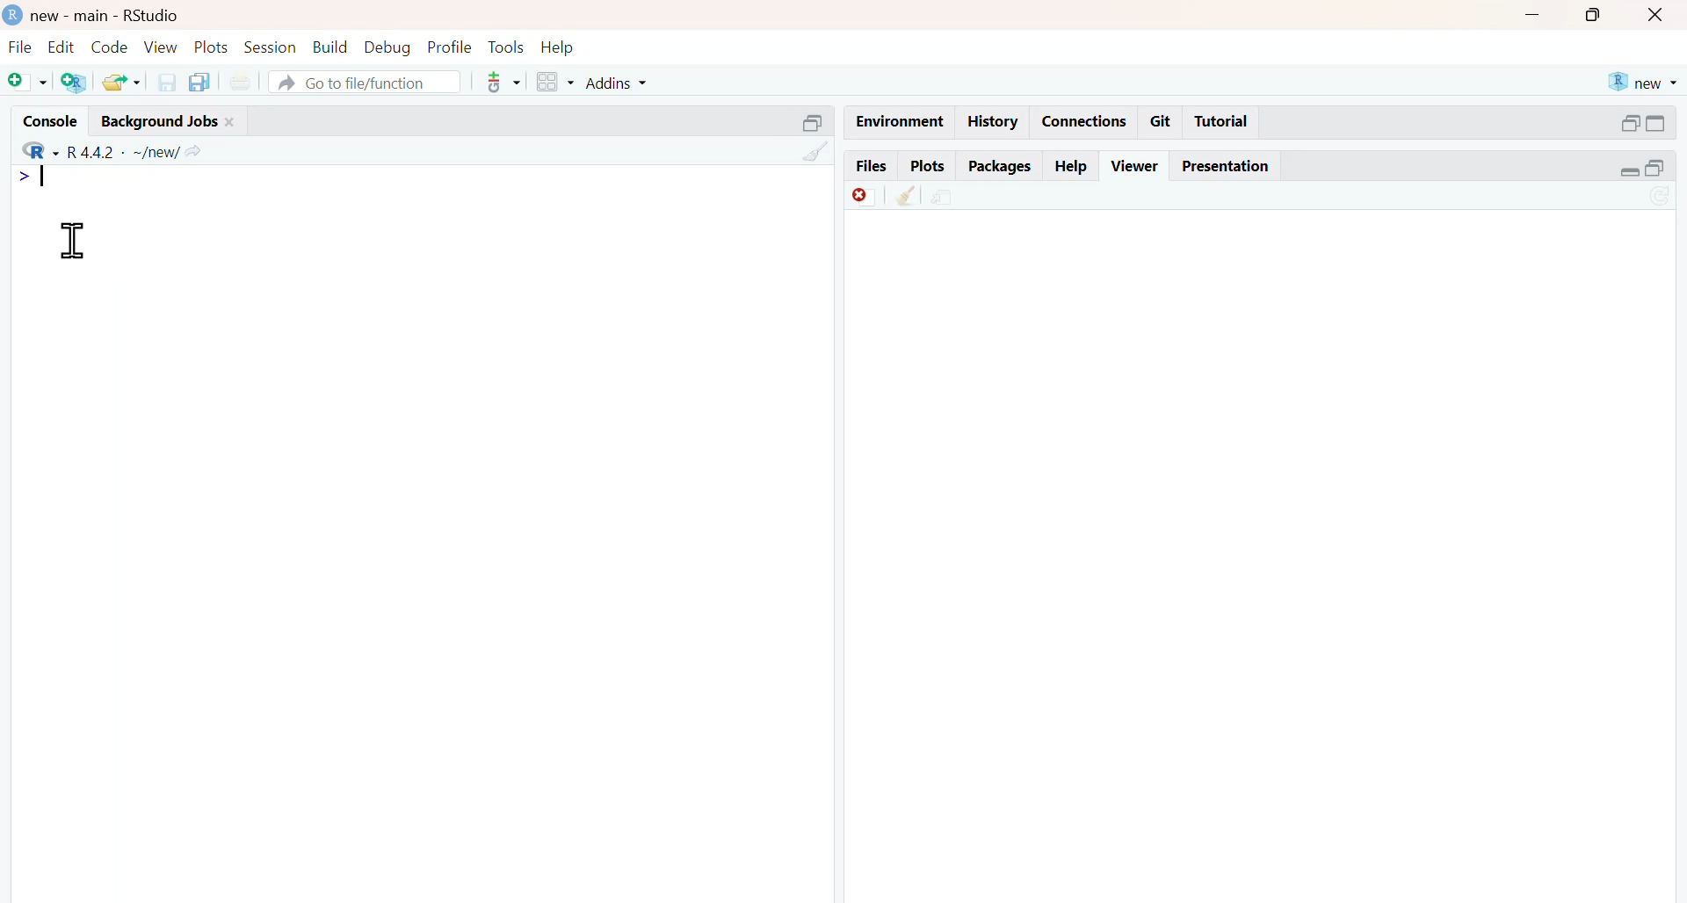 The width and height of the screenshot is (1687, 903). What do you see at coordinates (1086, 121) in the screenshot?
I see `connections` at bounding box center [1086, 121].